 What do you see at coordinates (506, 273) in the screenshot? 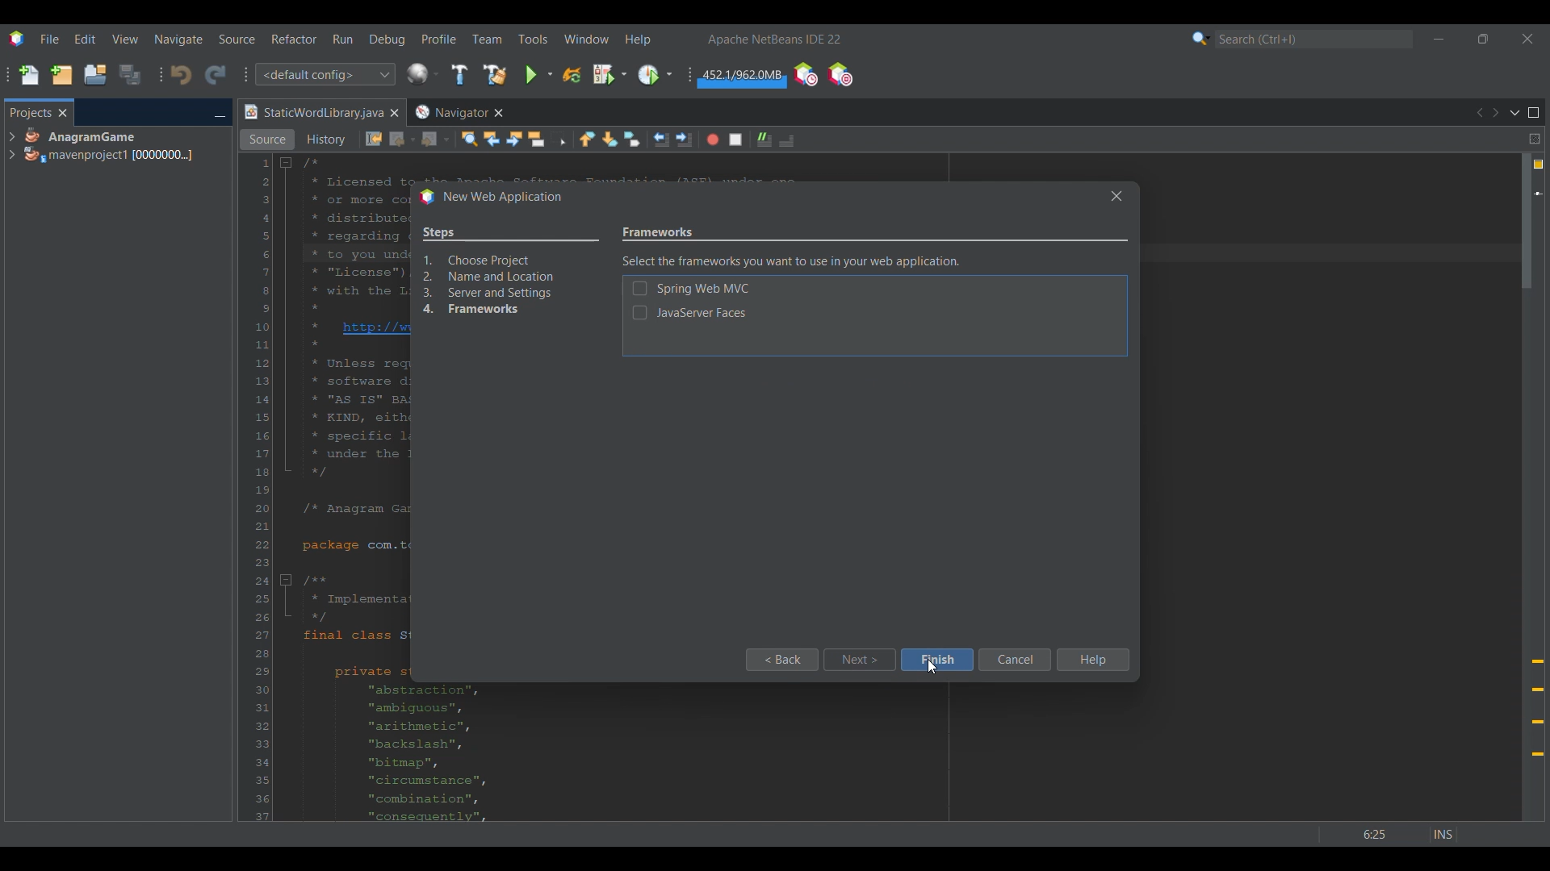
I see `Overview of process changed` at bounding box center [506, 273].